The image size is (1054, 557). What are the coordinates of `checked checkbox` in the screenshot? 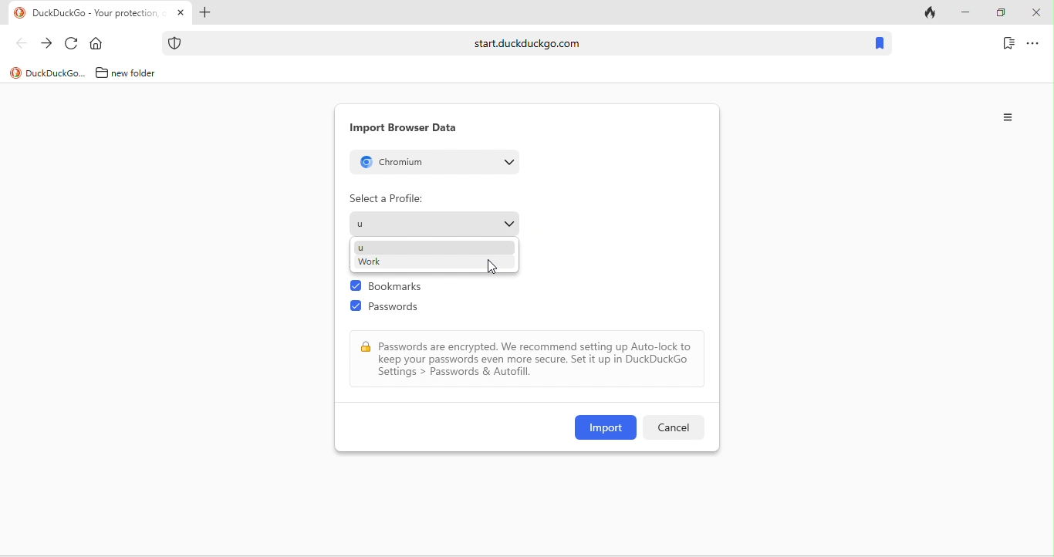 It's located at (356, 306).